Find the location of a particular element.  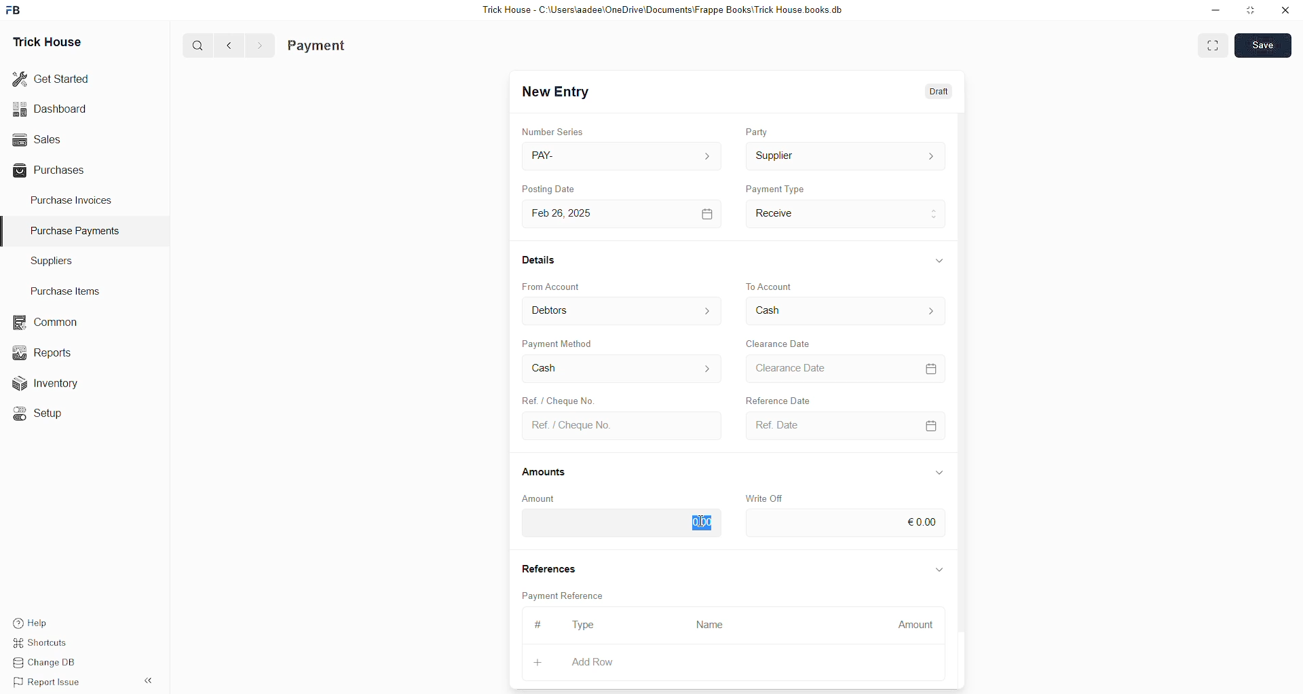

Sales is located at coordinates (39, 139).